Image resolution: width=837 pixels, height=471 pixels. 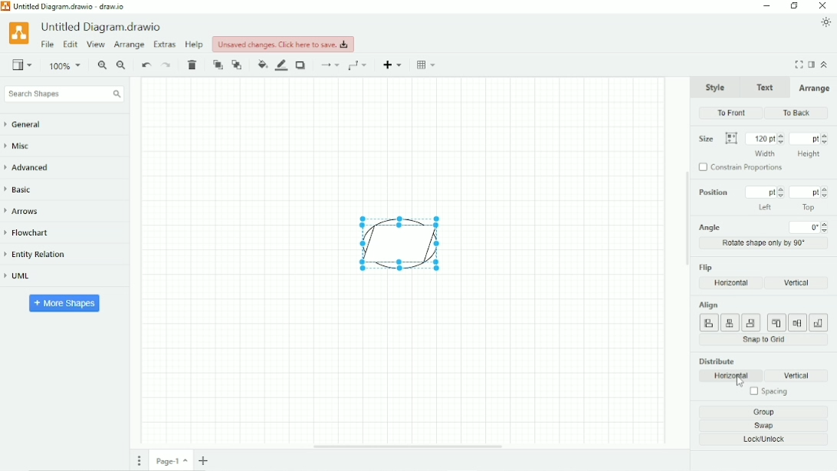 What do you see at coordinates (31, 125) in the screenshot?
I see `General` at bounding box center [31, 125].